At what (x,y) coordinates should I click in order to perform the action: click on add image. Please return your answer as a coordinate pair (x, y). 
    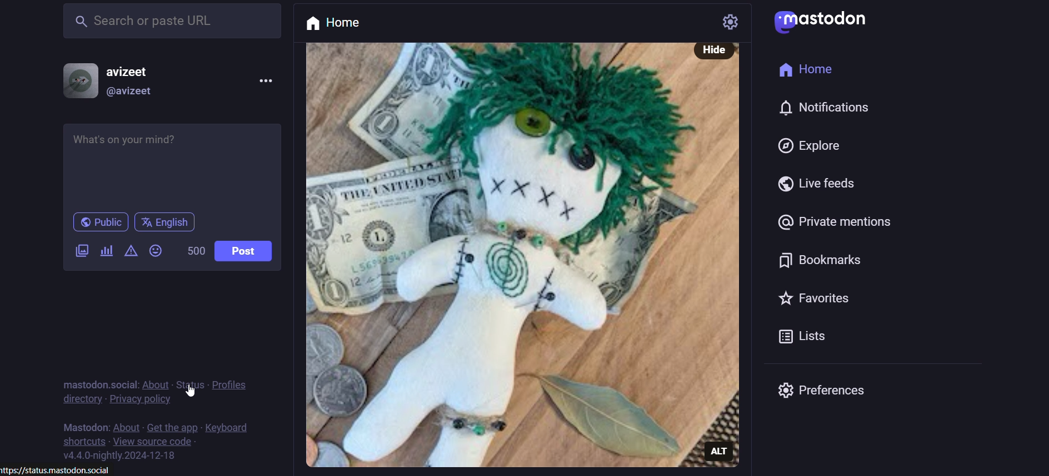
    Looking at the image, I should click on (78, 254).